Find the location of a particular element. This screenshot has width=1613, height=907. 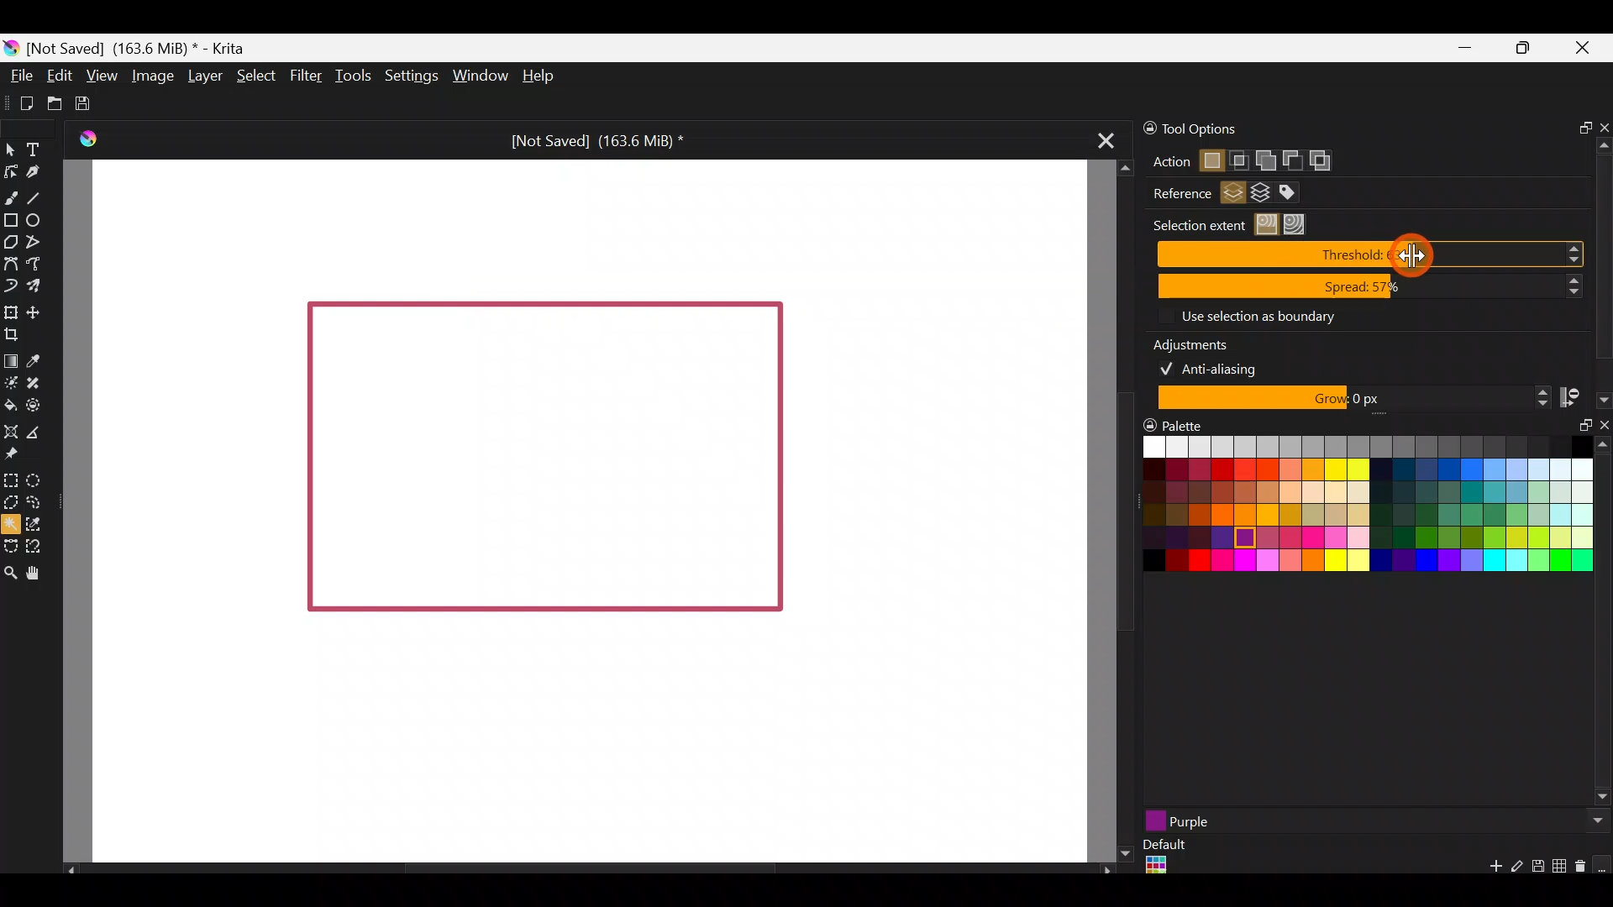

Crop the image to an area is located at coordinates (19, 336).